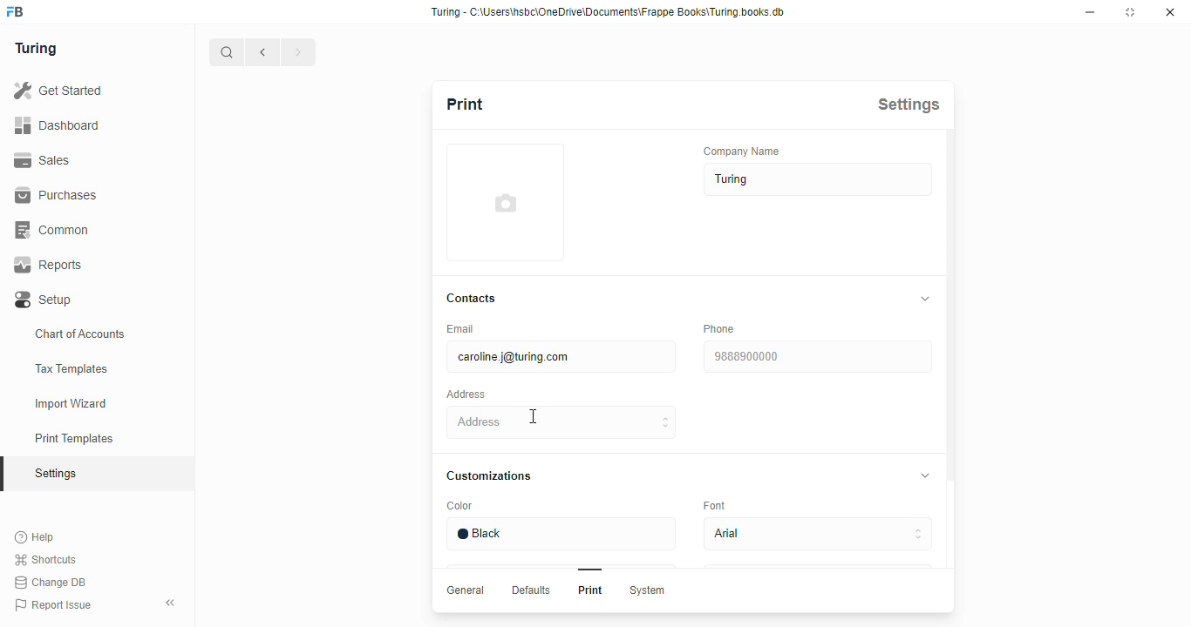 This screenshot has width=1191, height=627. I want to click on turing, so click(35, 48).